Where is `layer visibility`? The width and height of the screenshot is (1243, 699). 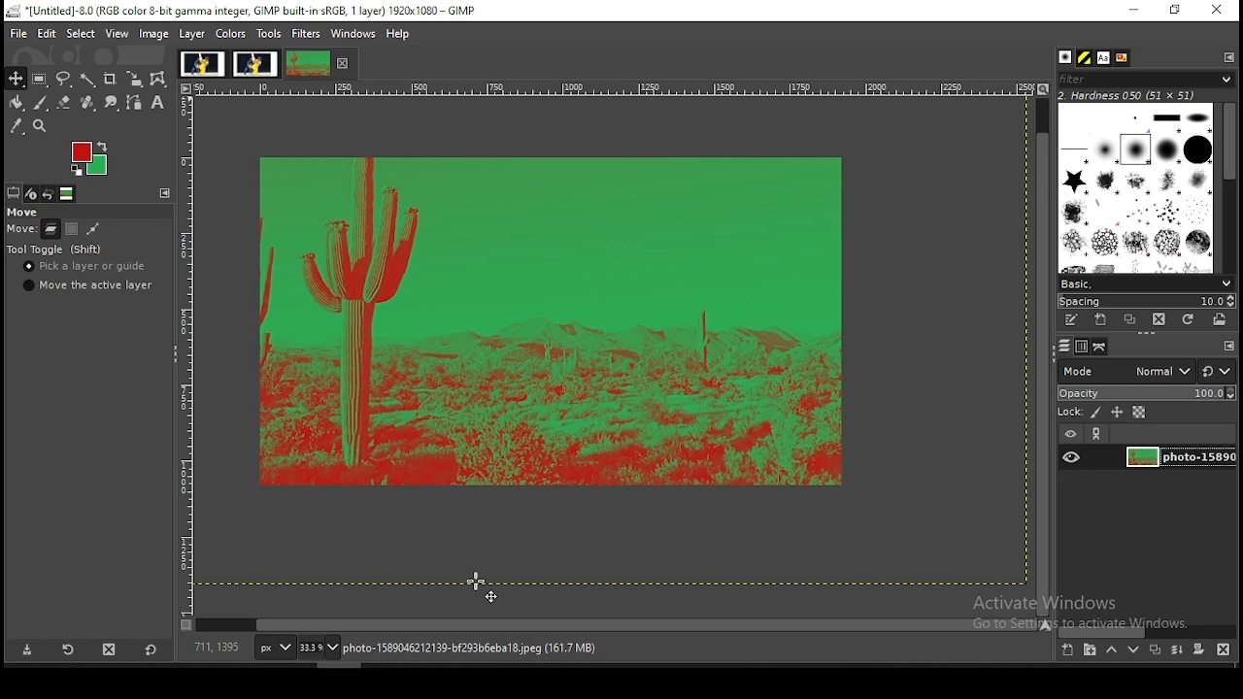 layer visibility is located at coordinates (1069, 435).